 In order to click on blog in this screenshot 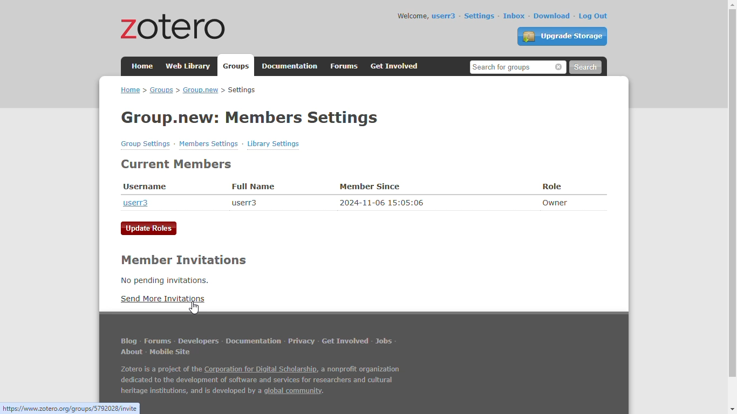, I will do `click(128, 341)`.